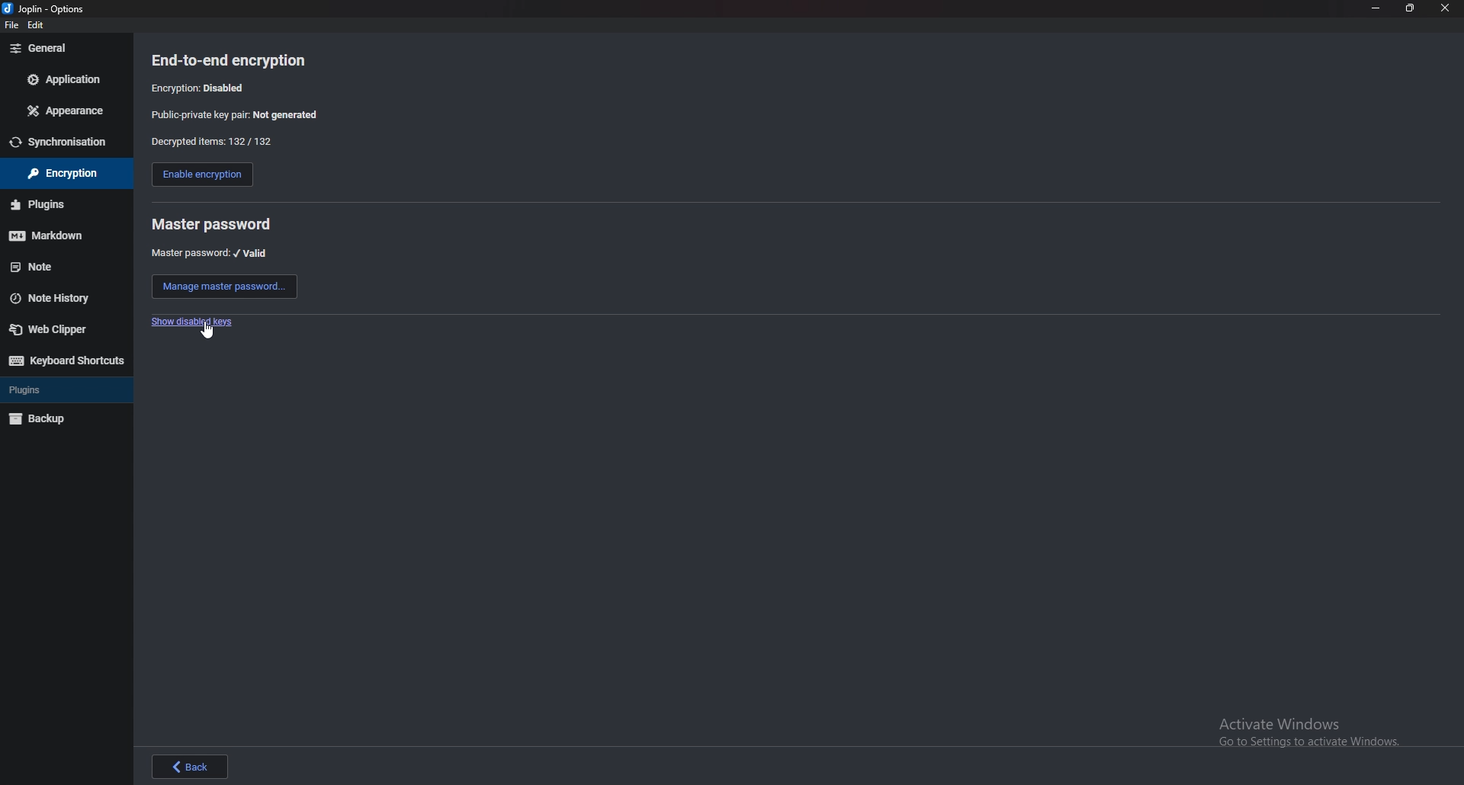 The width and height of the screenshot is (1464, 785). What do you see at coordinates (66, 173) in the screenshot?
I see `encryption` at bounding box center [66, 173].